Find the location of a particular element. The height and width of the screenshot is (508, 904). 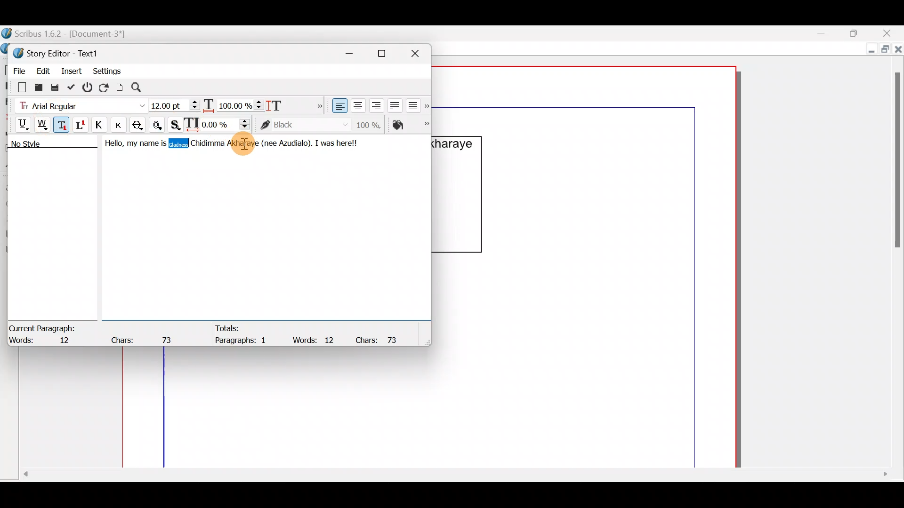

More is located at coordinates (317, 104).